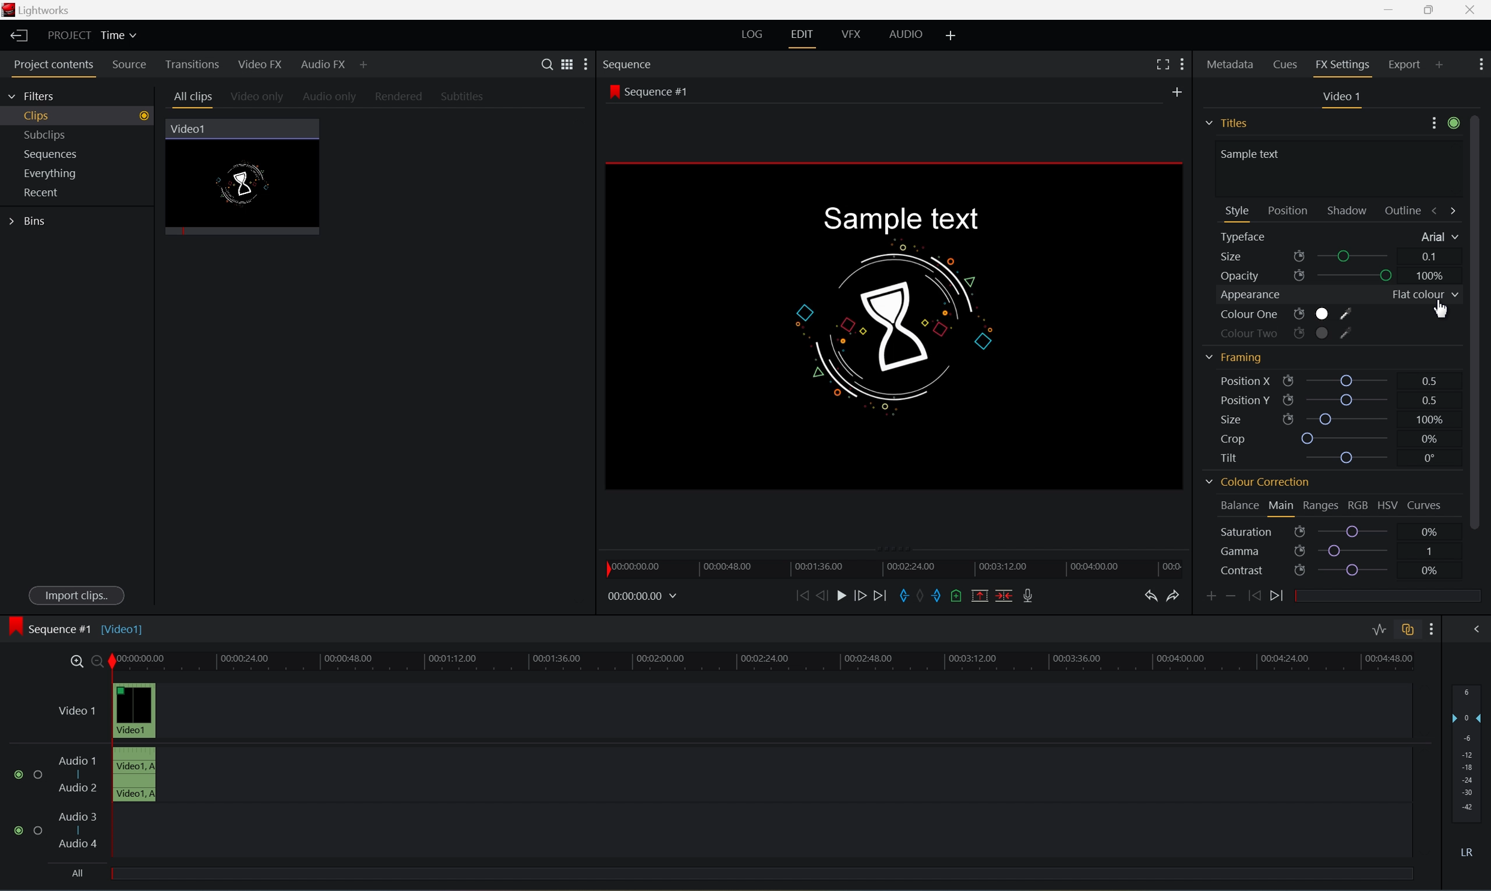 The width and height of the screenshot is (1491, 891). I want to click on sequence#1, so click(62, 626).